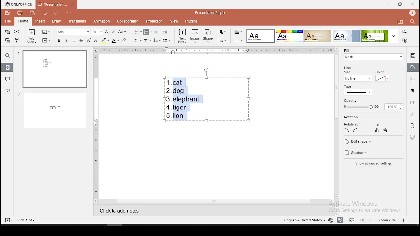 The height and width of the screenshot is (236, 420). Describe the element at coordinates (46, 40) in the screenshot. I see `start slideshow` at that location.